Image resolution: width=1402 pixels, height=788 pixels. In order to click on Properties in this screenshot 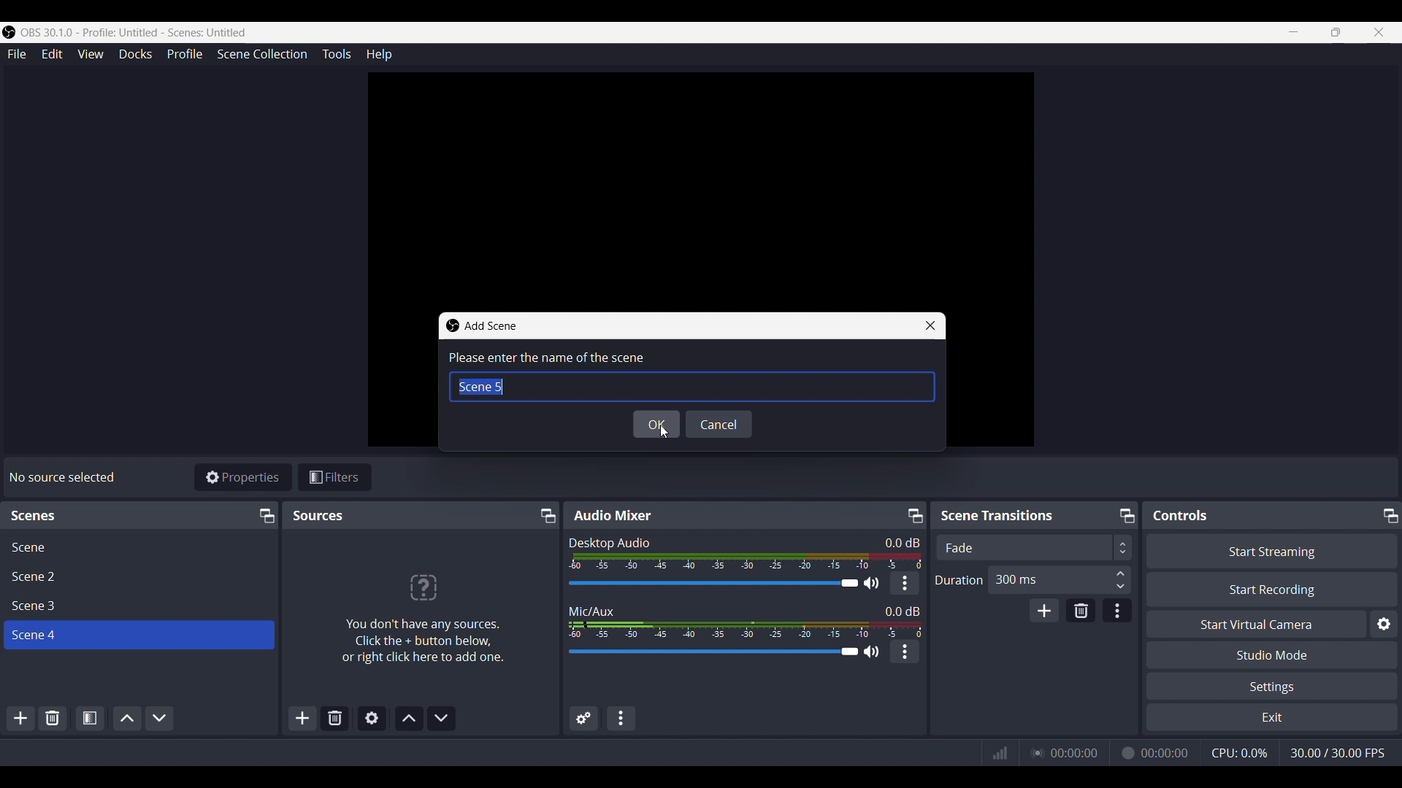, I will do `click(243, 477)`.